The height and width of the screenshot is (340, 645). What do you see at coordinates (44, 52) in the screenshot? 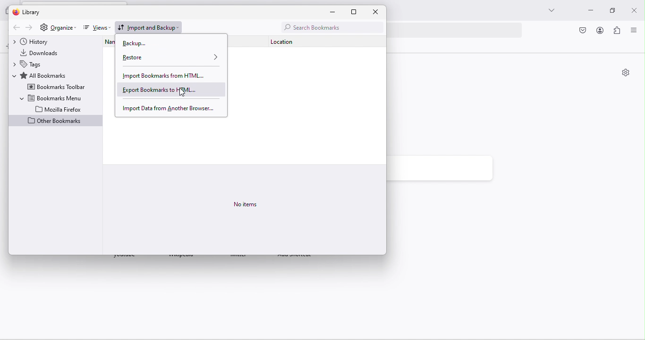
I see `downloads` at bounding box center [44, 52].